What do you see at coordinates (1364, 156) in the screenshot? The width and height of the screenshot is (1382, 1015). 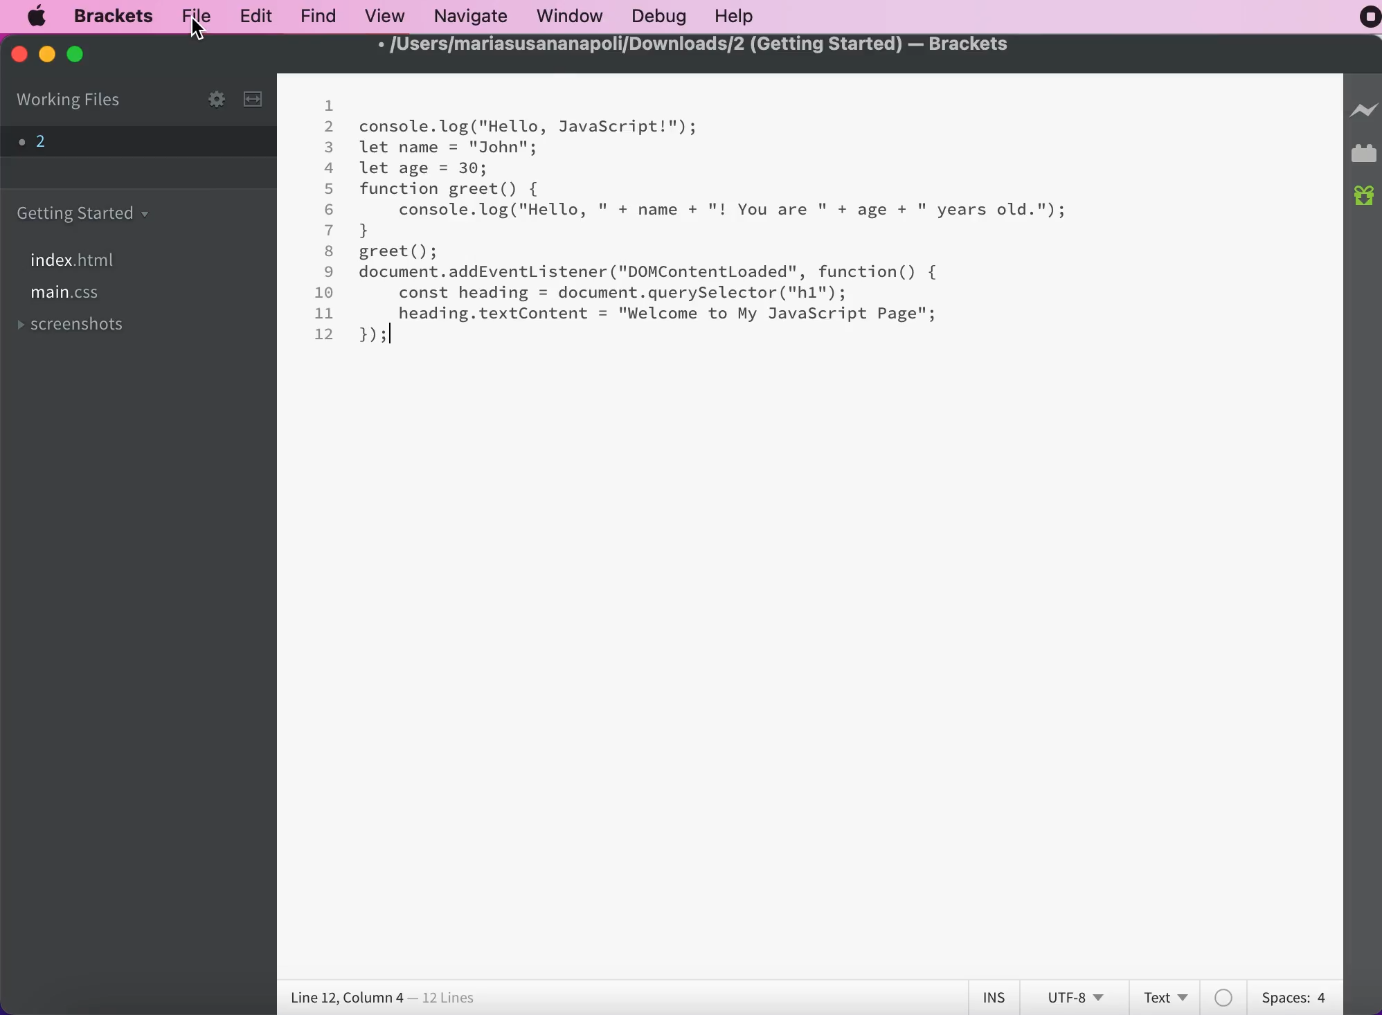 I see `extension manager` at bounding box center [1364, 156].